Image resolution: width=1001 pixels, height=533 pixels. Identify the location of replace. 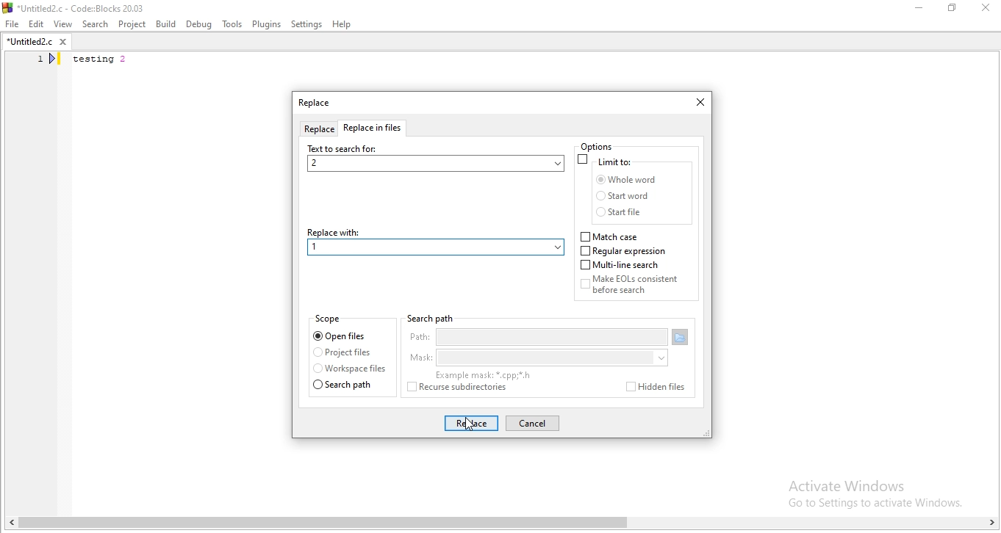
(318, 130).